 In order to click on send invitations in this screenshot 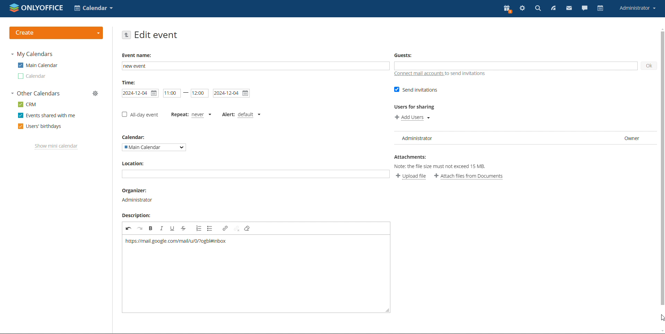, I will do `click(415, 90)`.